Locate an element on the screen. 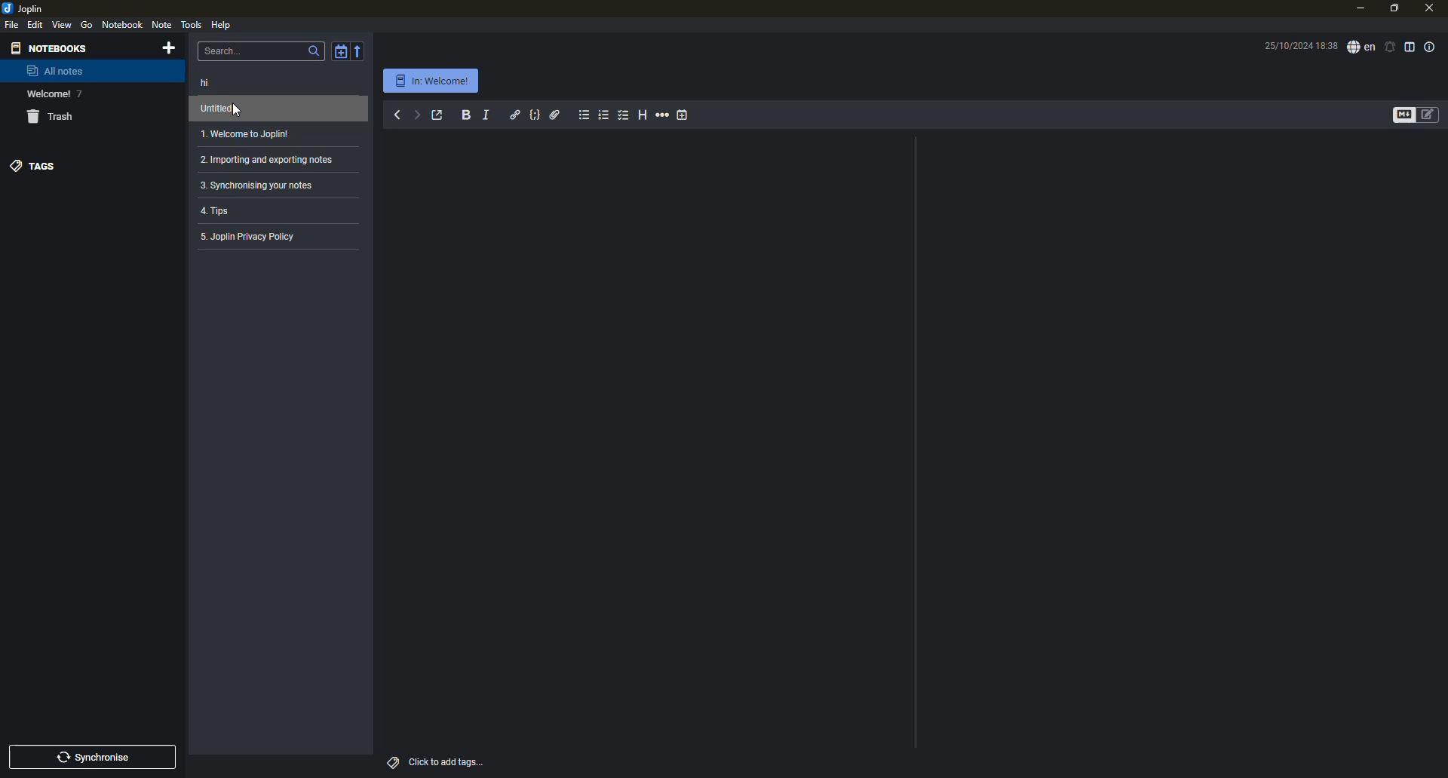 This screenshot has height=778, width=1448. toggle editors is located at coordinates (1398, 115).